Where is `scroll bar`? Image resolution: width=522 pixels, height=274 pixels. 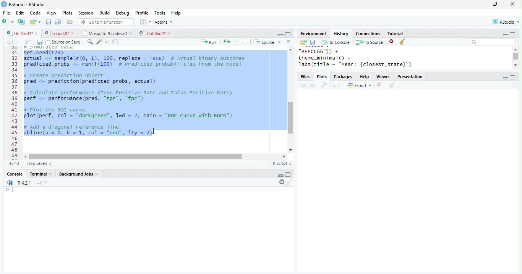 scroll bar is located at coordinates (291, 118).